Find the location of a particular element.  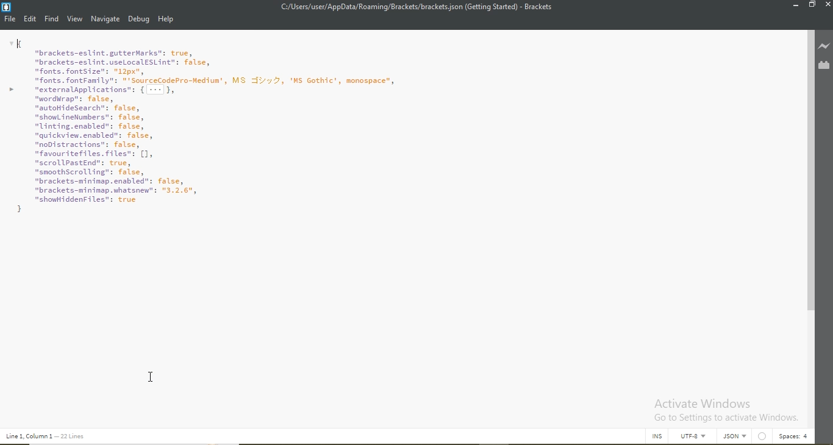

json is located at coordinates (737, 436).